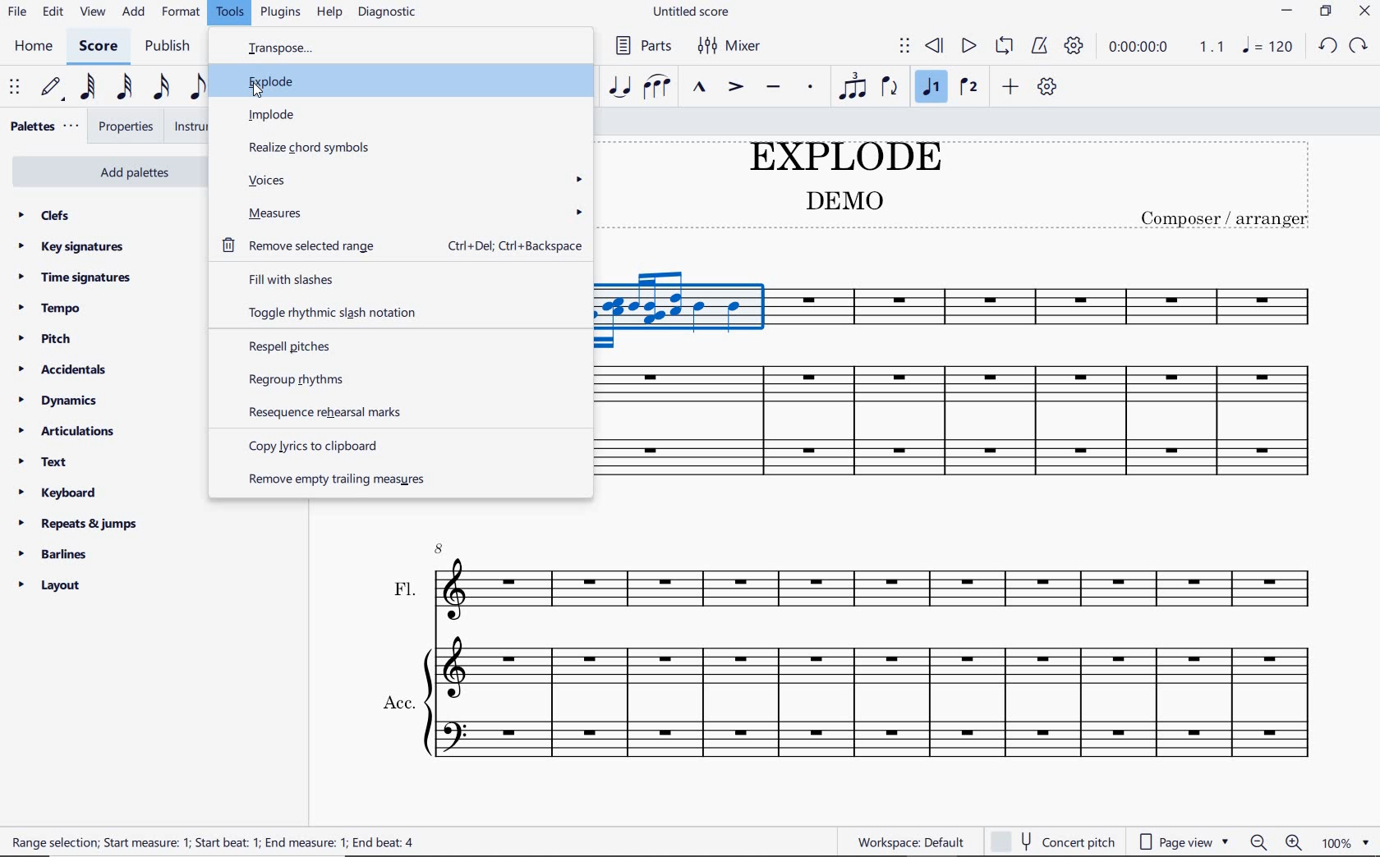 The height and width of the screenshot is (857, 1380). I want to click on properties, so click(125, 127).